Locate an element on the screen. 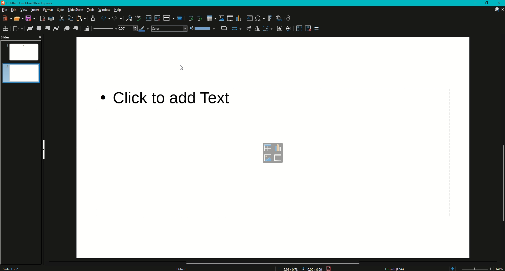 The image size is (505, 271). Send to Back is located at coordinates (57, 28).